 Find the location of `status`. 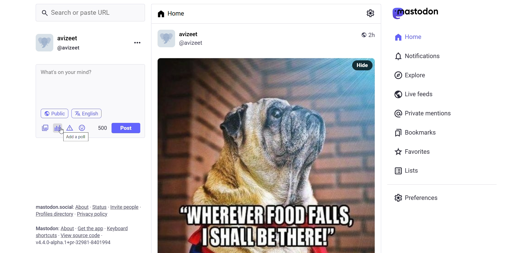

status is located at coordinates (99, 207).